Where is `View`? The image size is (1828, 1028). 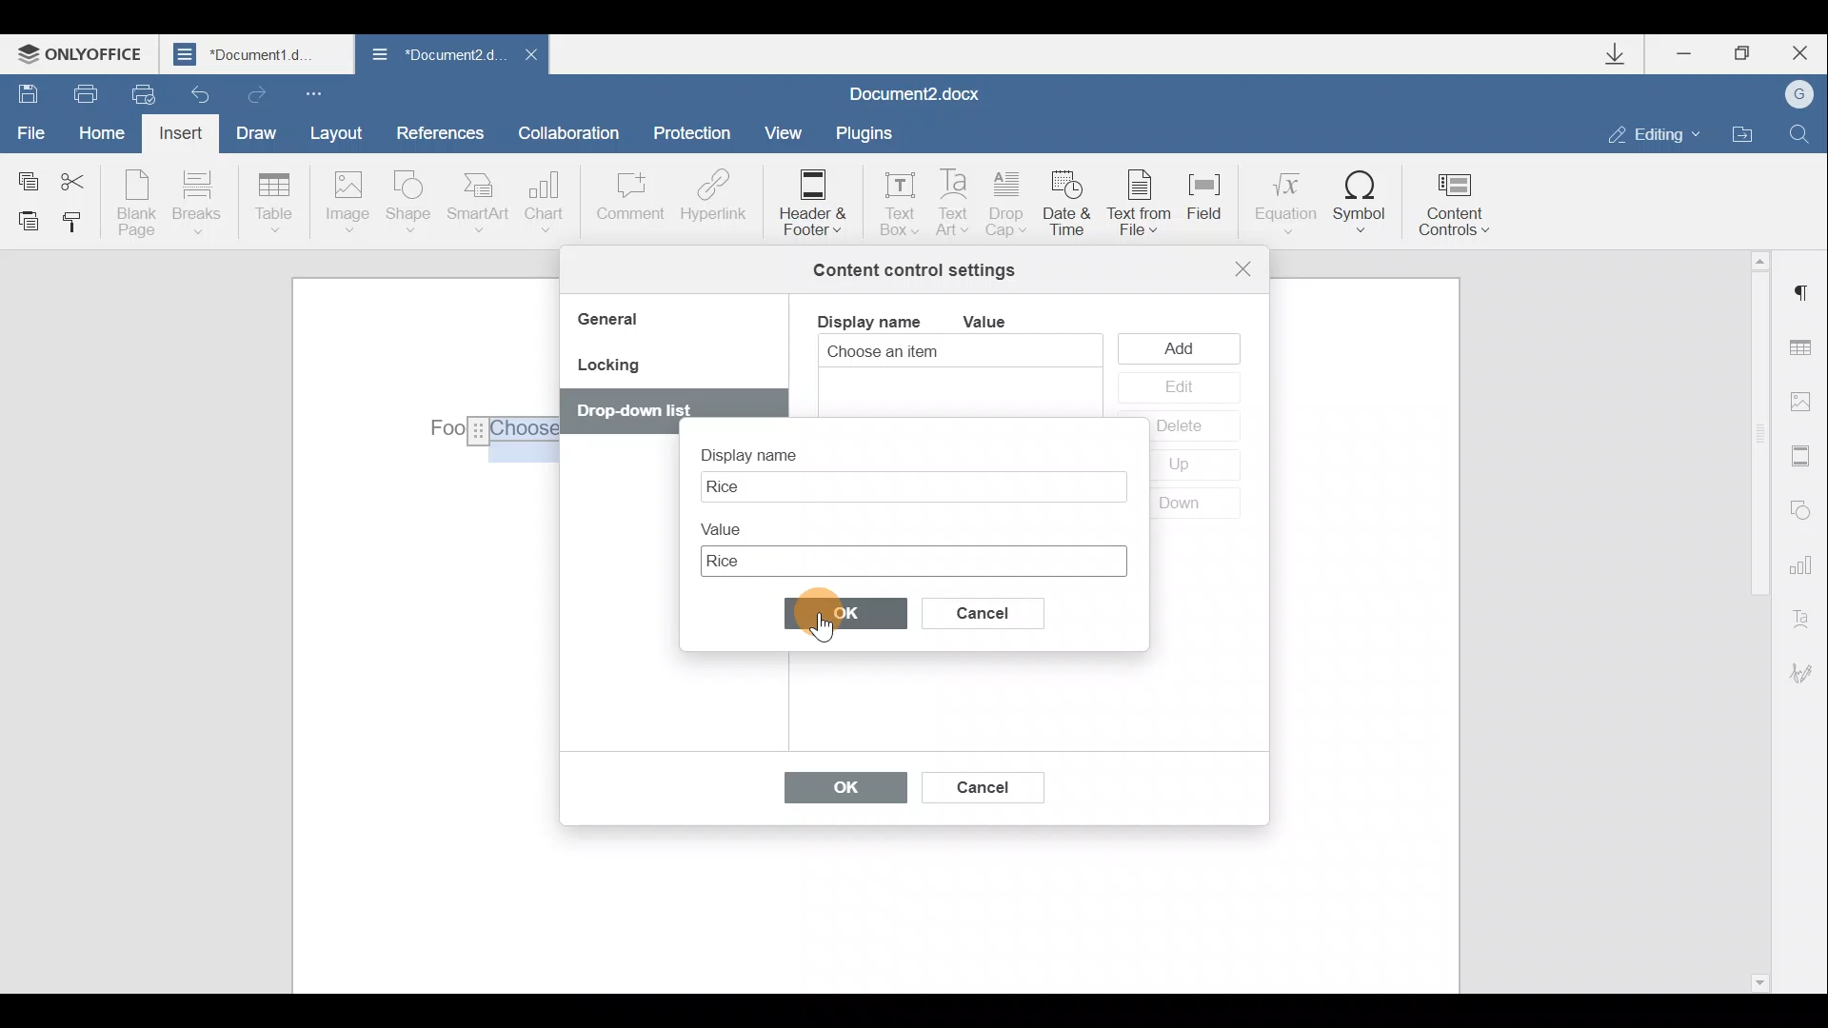 View is located at coordinates (785, 131).